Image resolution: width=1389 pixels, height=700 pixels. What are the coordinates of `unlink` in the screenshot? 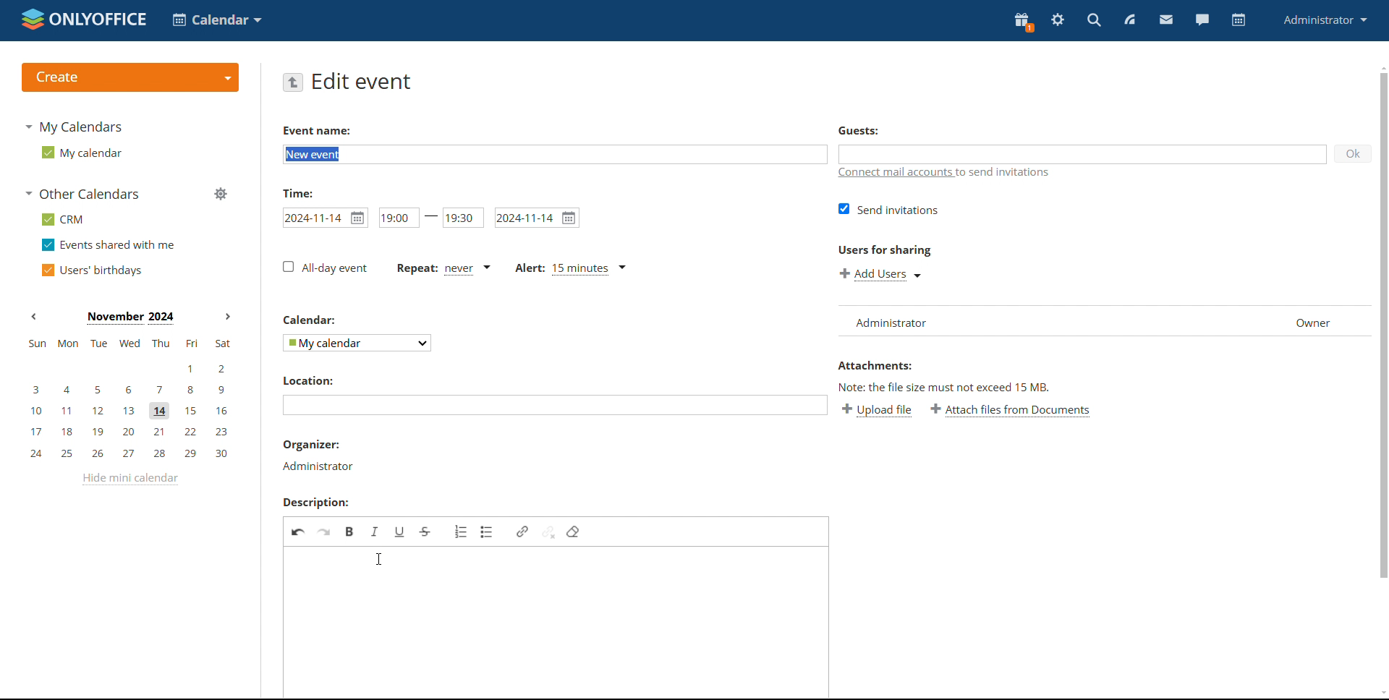 It's located at (548, 532).